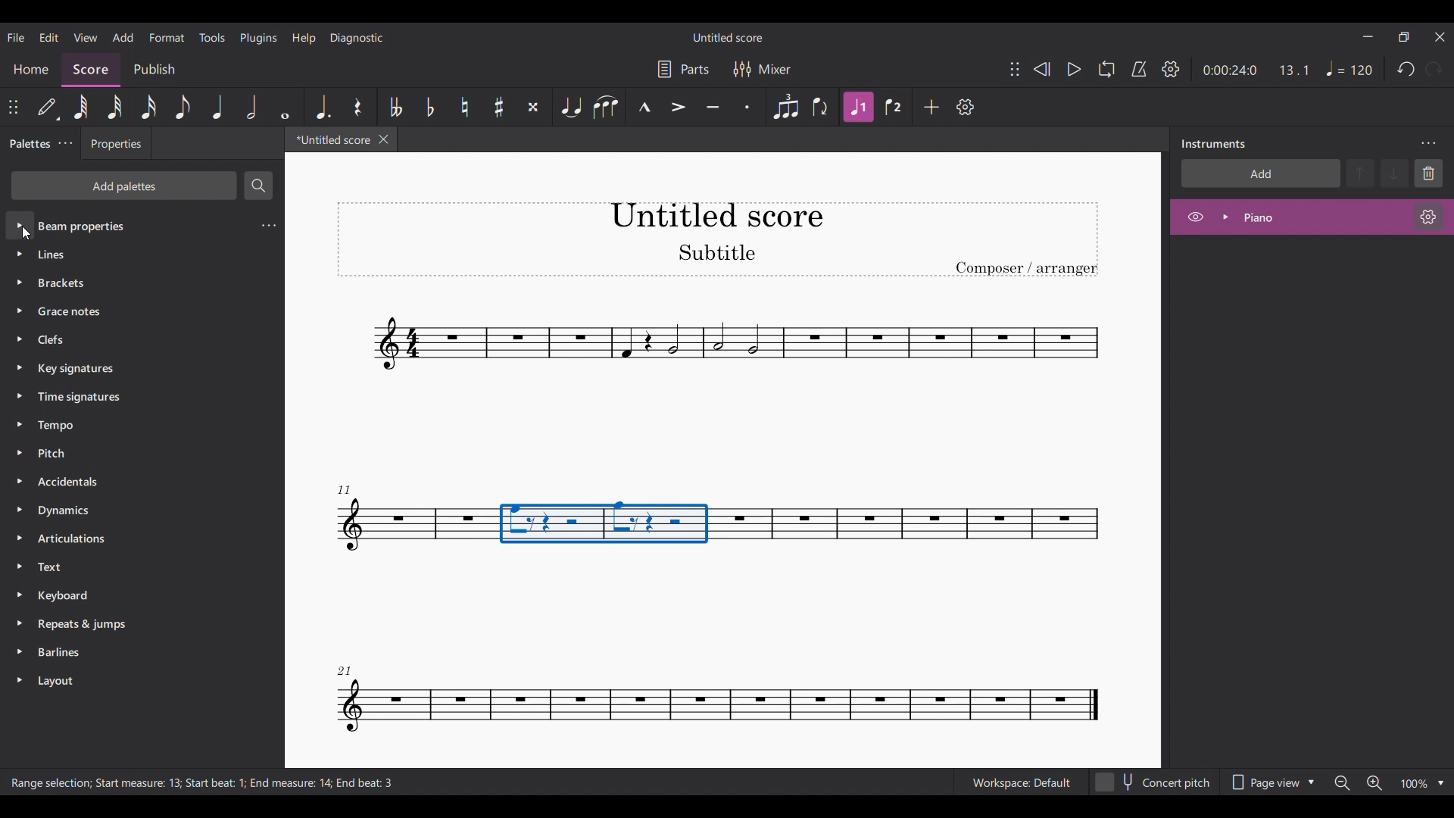 Image resolution: width=1454 pixels, height=818 pixels. I want to click on Selected notes highlighted, so click(605, 523).